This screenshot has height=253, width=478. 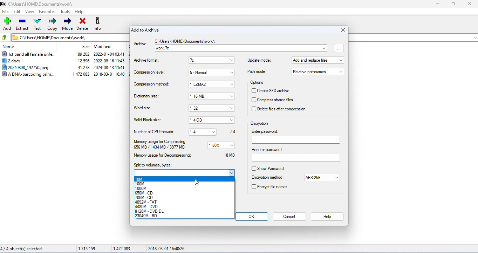 What do you see at coordinates (341, 30) in the screenshot?
I see `close` at bounding box center [341, 30].